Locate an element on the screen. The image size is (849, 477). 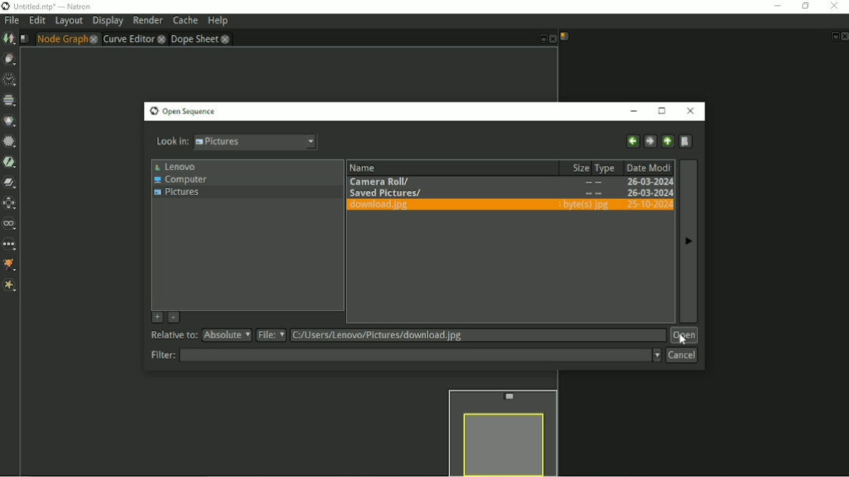
Close is located at coordinates (552, 40).